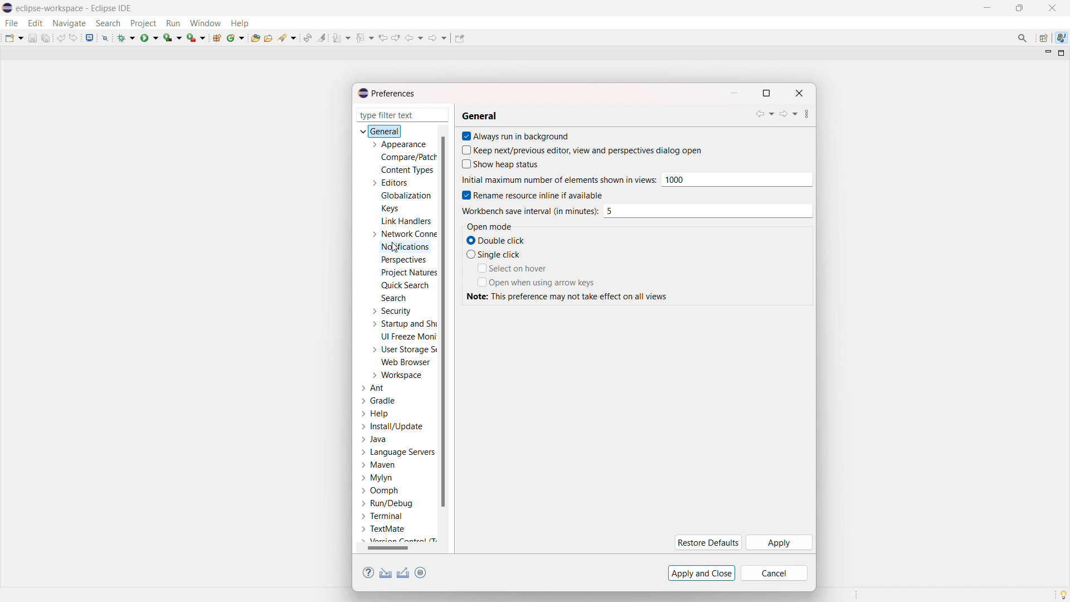 The height and width of the screenshot is (602, 1070). I want to click on pin editor, so click(459, 38).